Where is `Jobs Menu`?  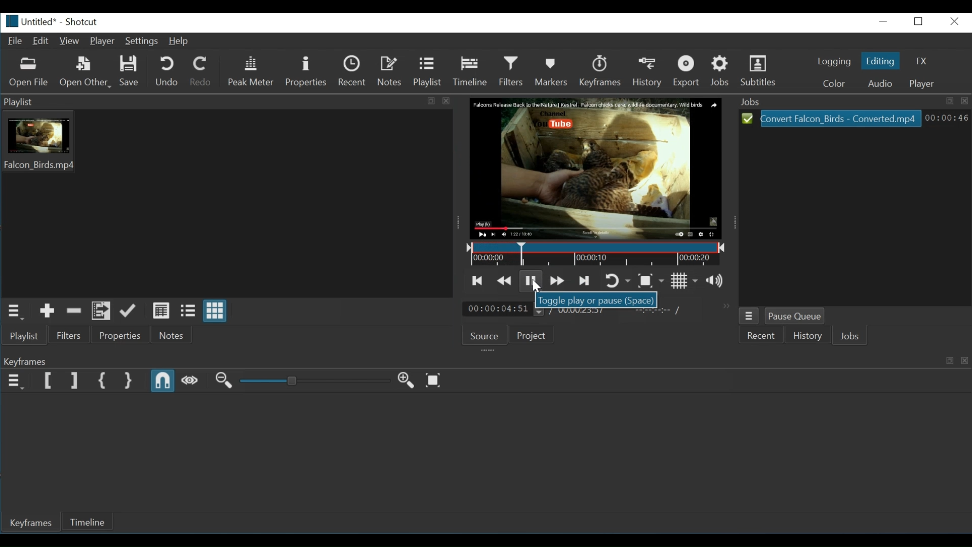
Jobs Menu is located at coordinates (749, 316).